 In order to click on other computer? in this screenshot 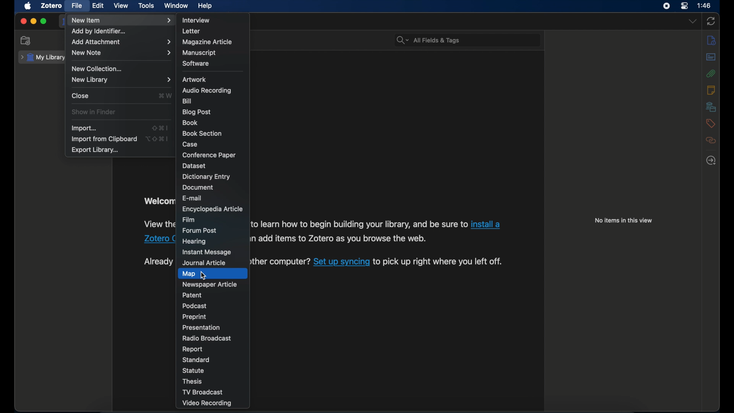, I will do `click(284, 262)`.